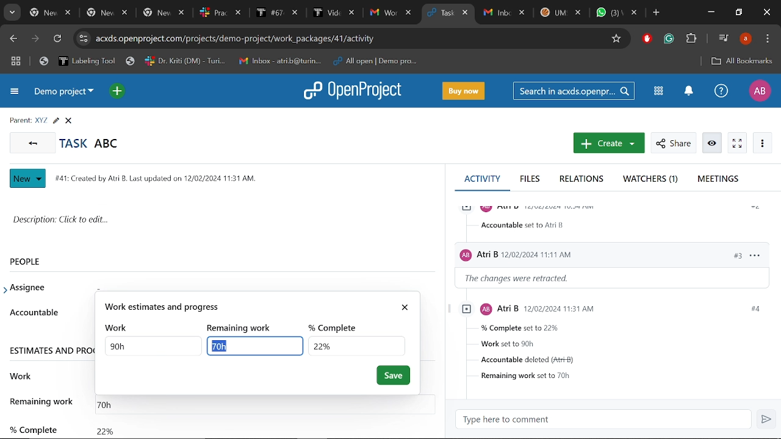 The width and height of the screenshot is (781, 439). I want to click on Tab groups, so click(16, 62).